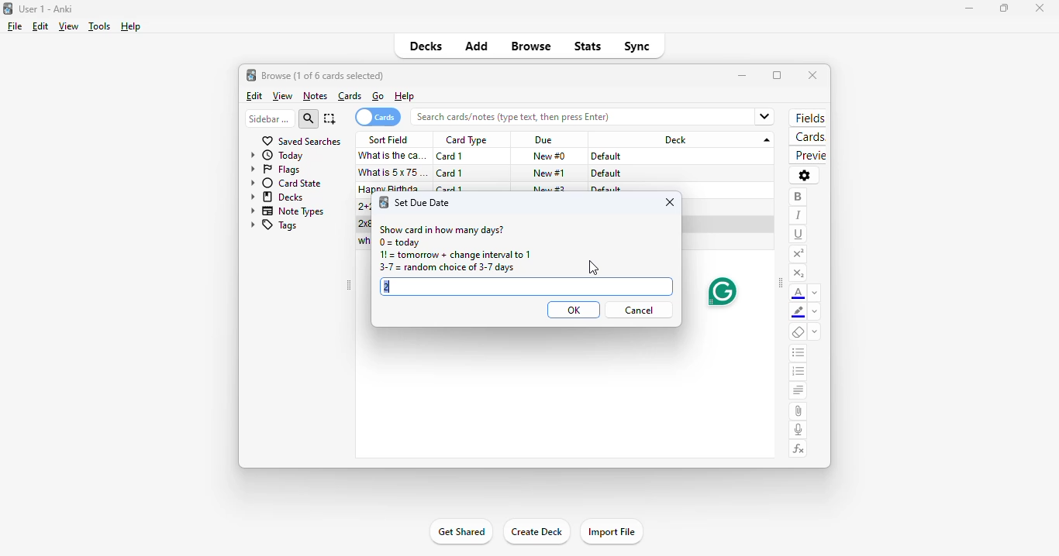  I want to click on show card in how many days?, so click(441, 229).